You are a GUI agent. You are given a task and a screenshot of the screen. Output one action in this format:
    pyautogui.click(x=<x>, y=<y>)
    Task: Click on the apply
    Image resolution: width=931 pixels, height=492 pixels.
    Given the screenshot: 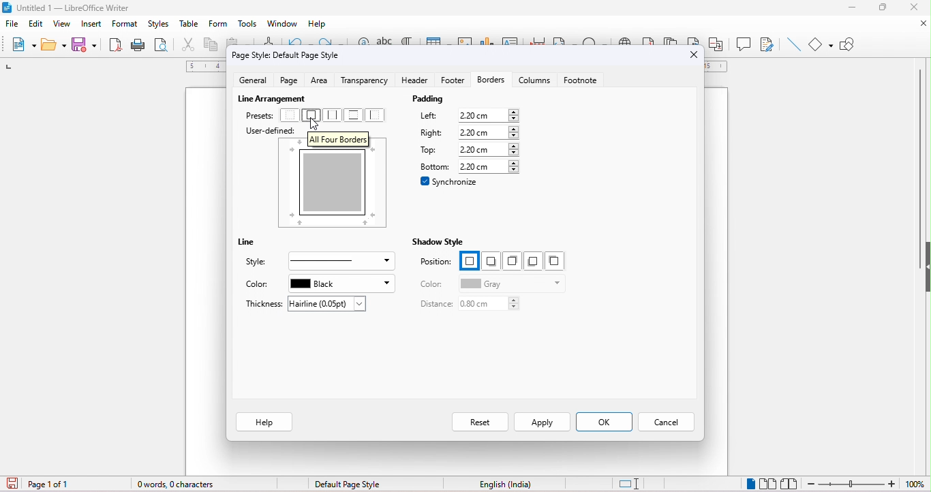 What is the action you would take?
    pyautogui.click(x=542, y=422)
    